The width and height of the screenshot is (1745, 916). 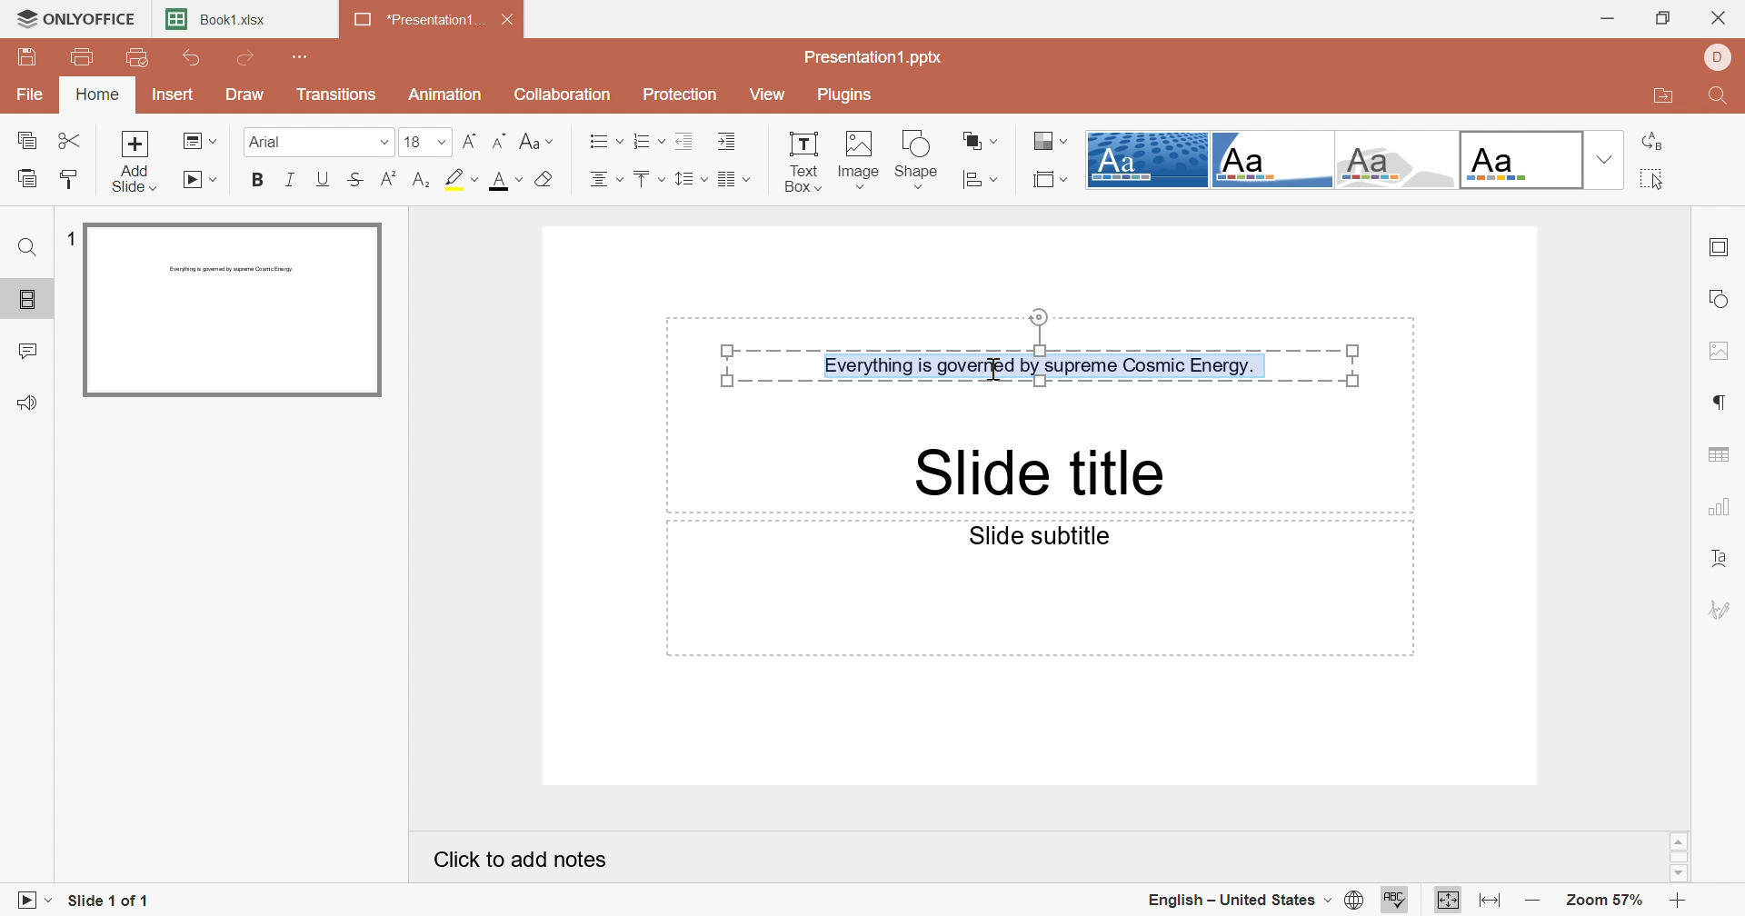 What do you see at coordinates (1029, 534) in the screenshot?
I see `Slide subtitle` at bounding box center [1029, 534].